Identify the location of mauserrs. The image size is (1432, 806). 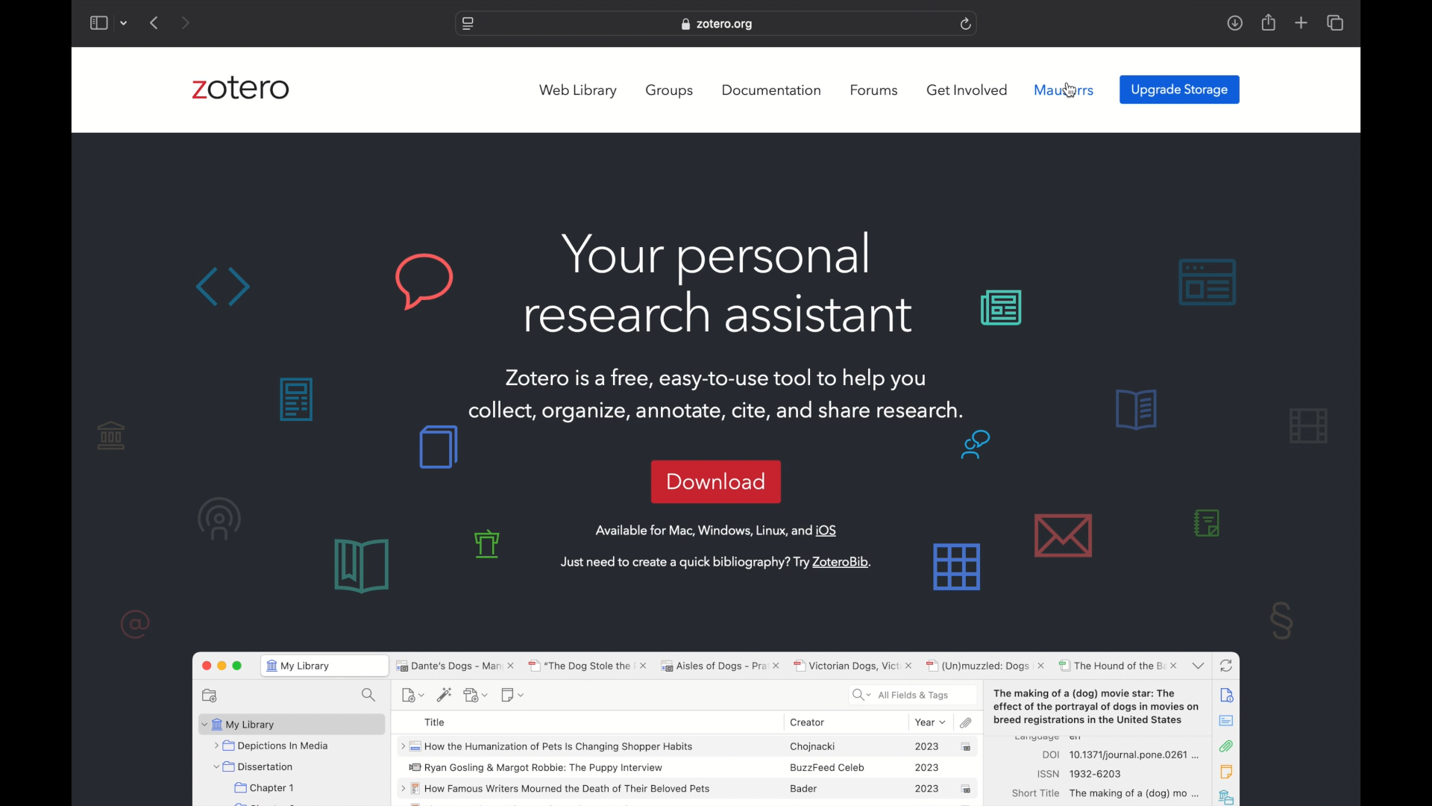
(1064, 90).